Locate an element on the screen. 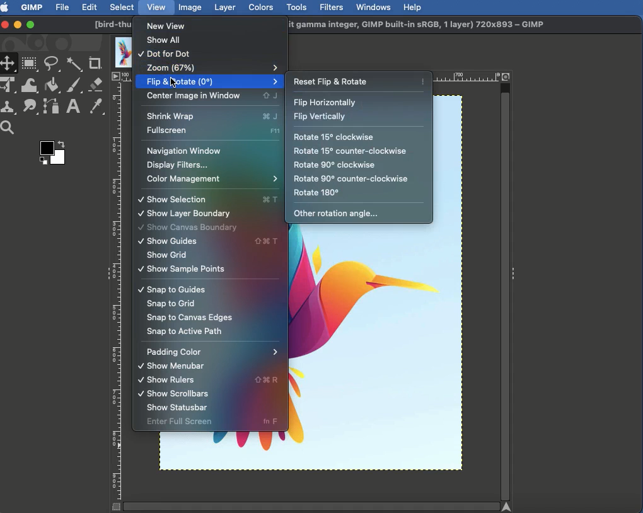 This screenshot has height=513, width=643. Paint is located at coordinates (73, 86).